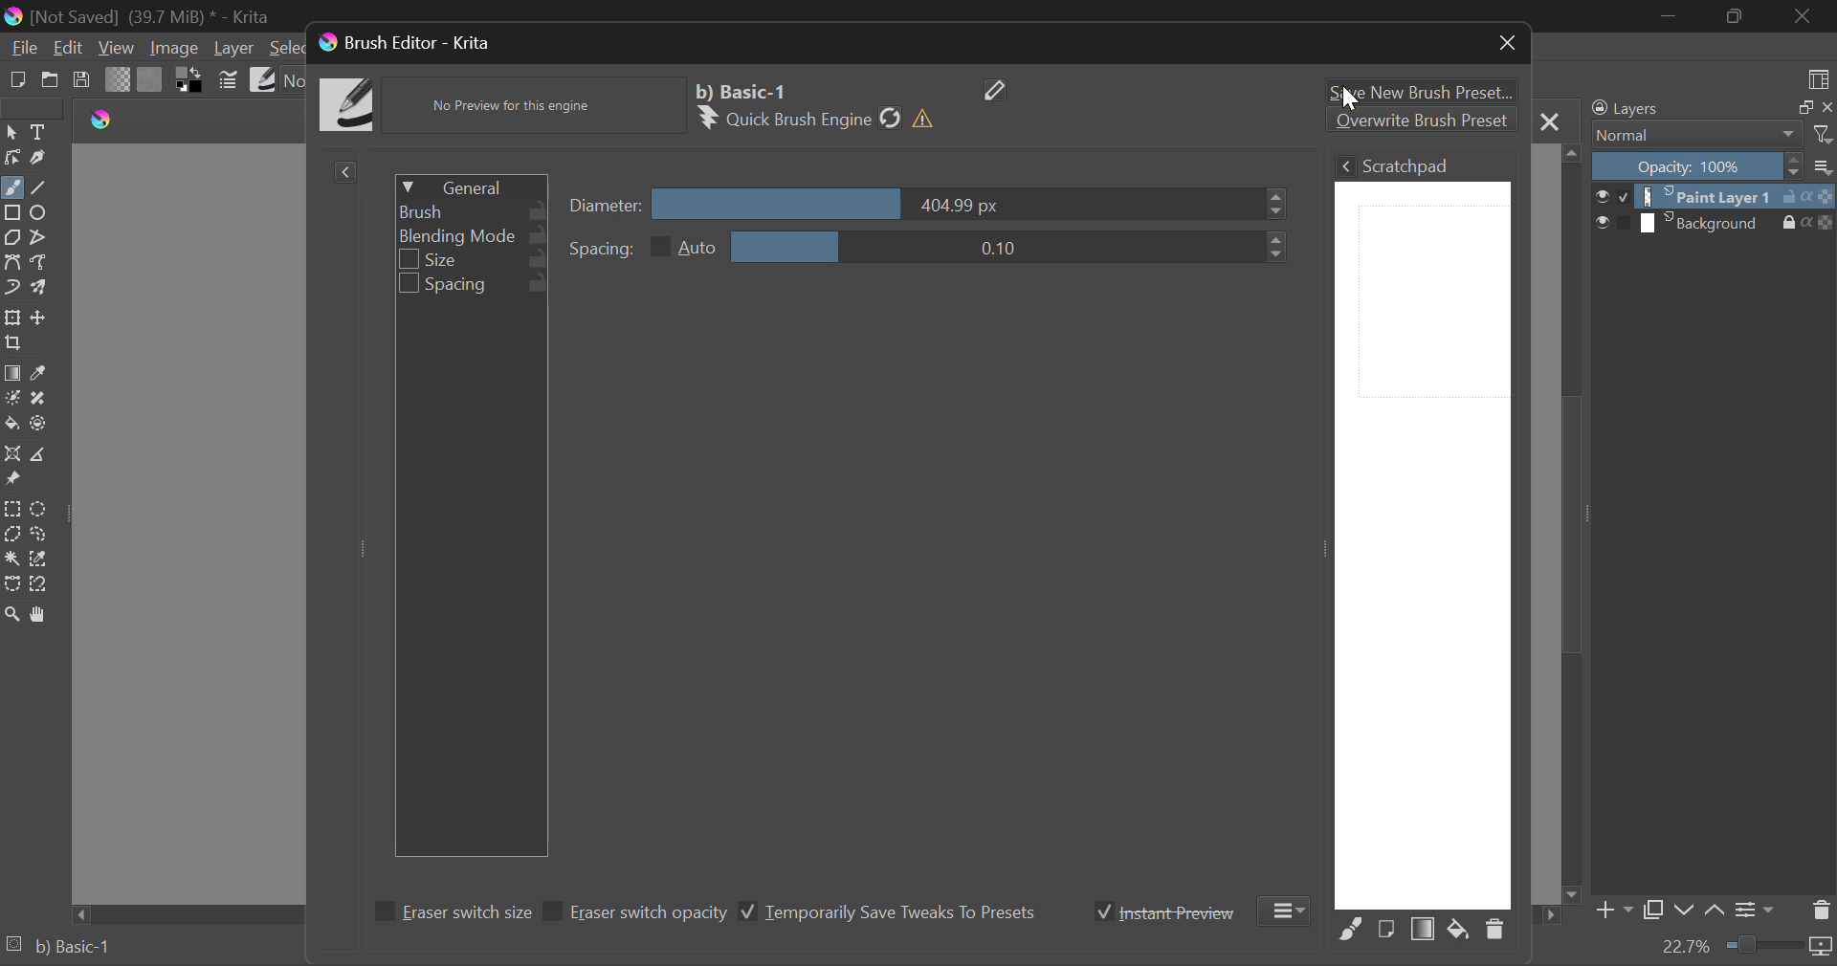 The height and width of the screenshot is (966, 1837). Describe the element at coordinates (1686, 911) in the screenshot. I see `Move Layer Down` at that location.